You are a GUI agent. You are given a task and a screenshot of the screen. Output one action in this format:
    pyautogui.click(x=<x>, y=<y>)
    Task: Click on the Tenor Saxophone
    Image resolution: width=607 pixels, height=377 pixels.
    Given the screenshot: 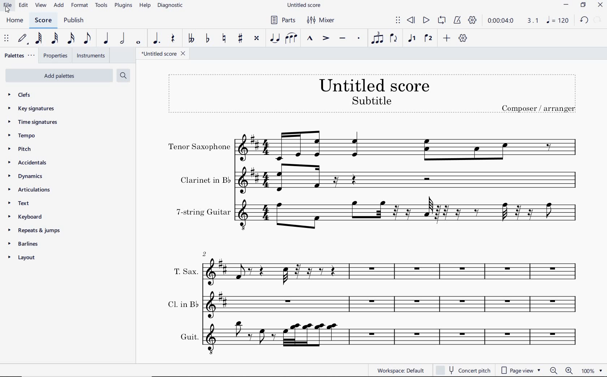 What is the action you would take?
    pyautogui.click(x=373, y=145)
    